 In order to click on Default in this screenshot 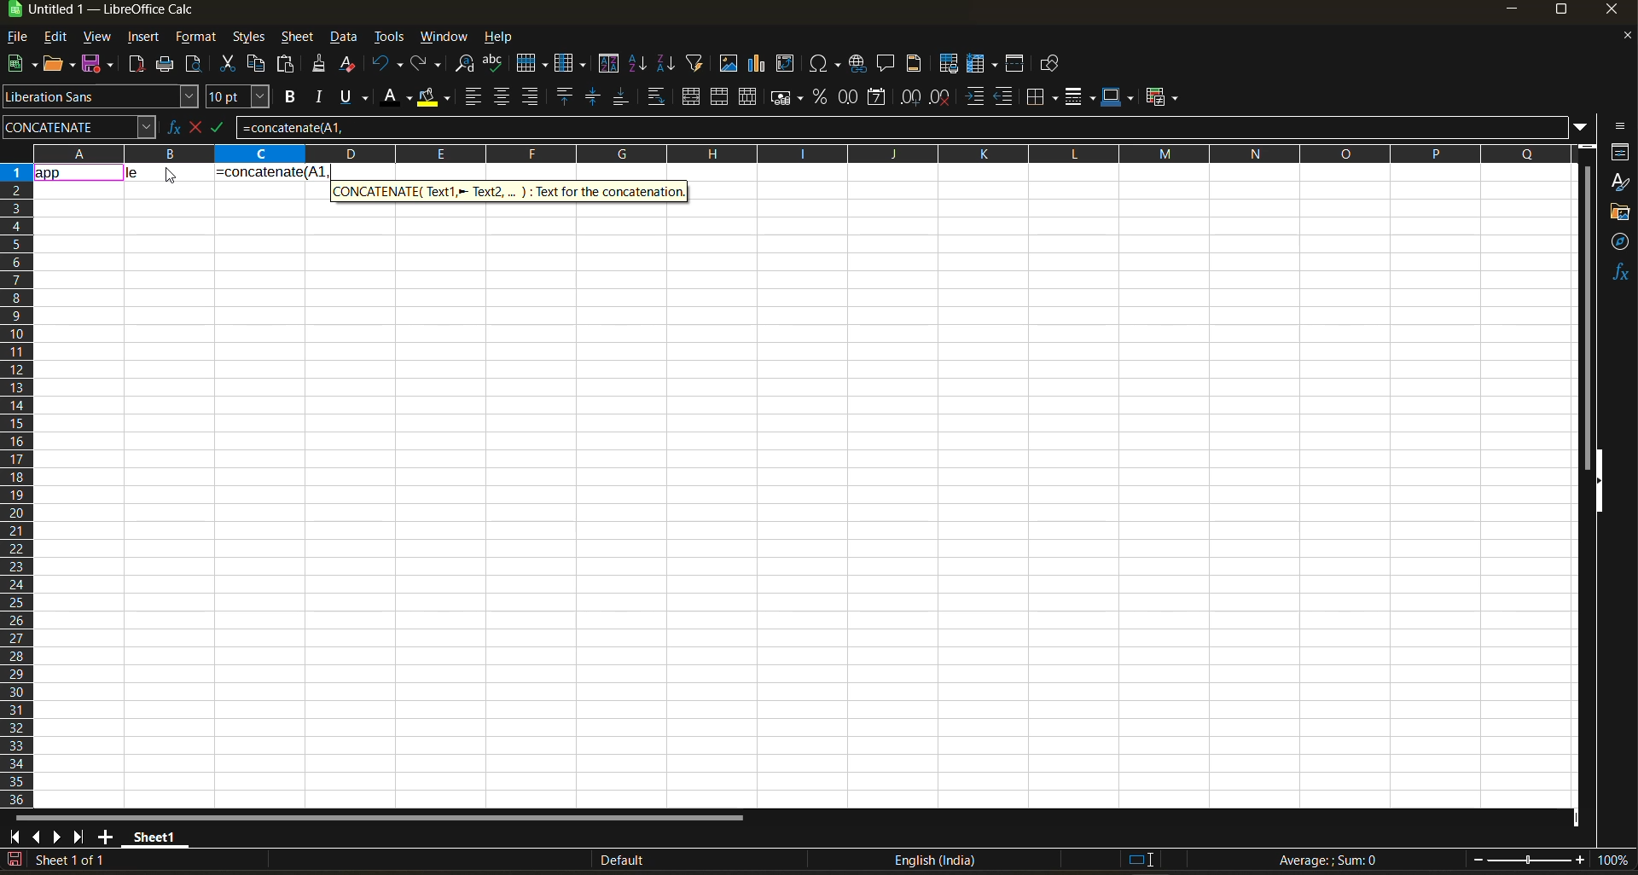, I will do `click(607, 861)`.